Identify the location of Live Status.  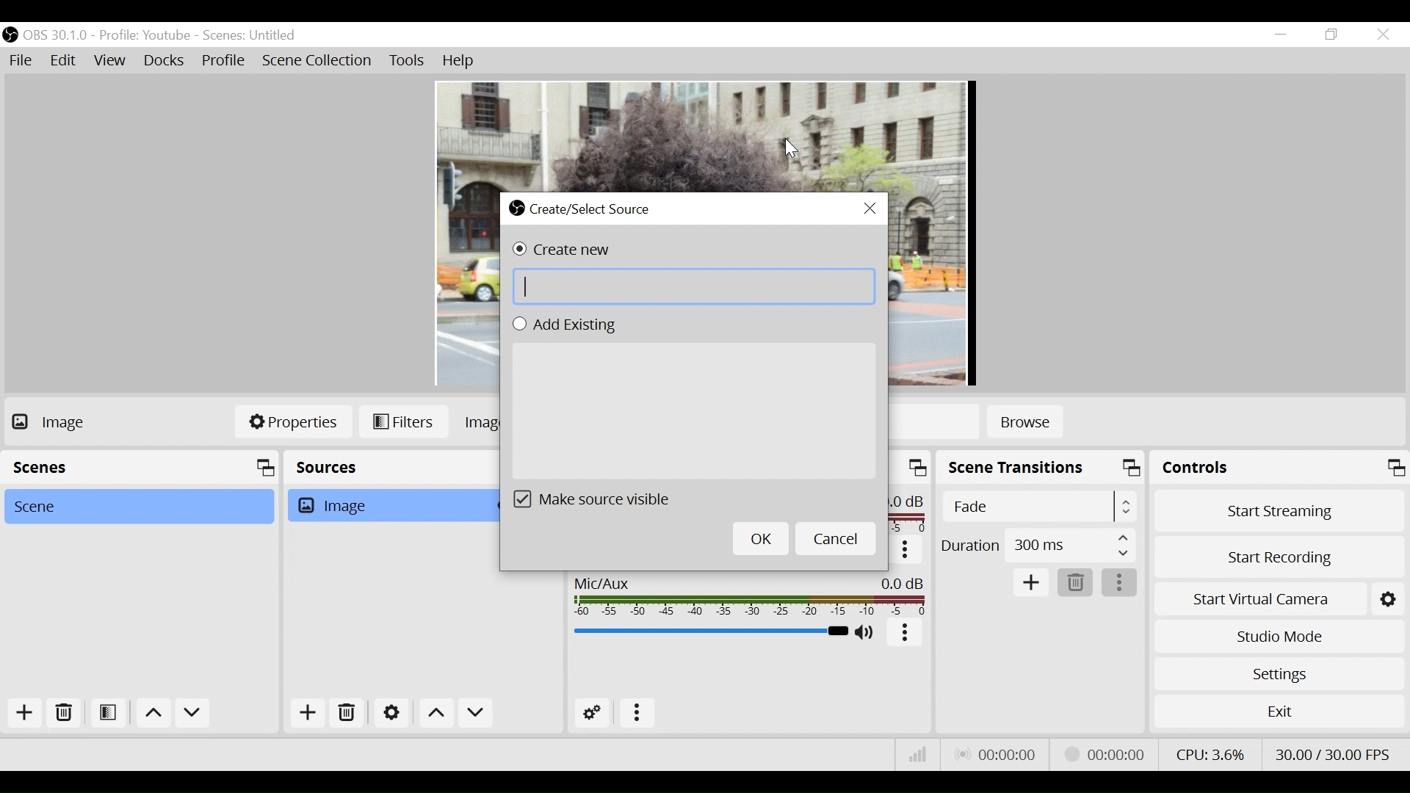
(1008, 754).